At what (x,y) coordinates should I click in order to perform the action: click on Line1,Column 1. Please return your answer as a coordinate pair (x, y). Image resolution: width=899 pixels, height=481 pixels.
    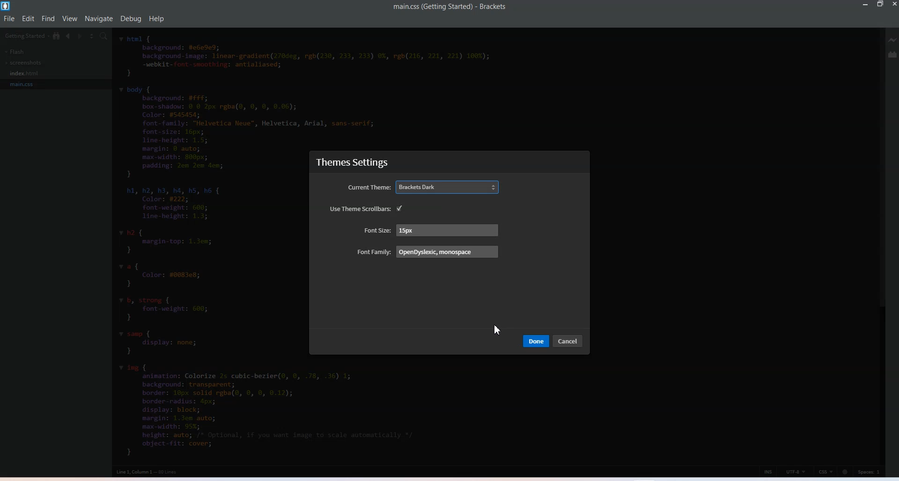
    Looking at the image, I should click on (147, 472).